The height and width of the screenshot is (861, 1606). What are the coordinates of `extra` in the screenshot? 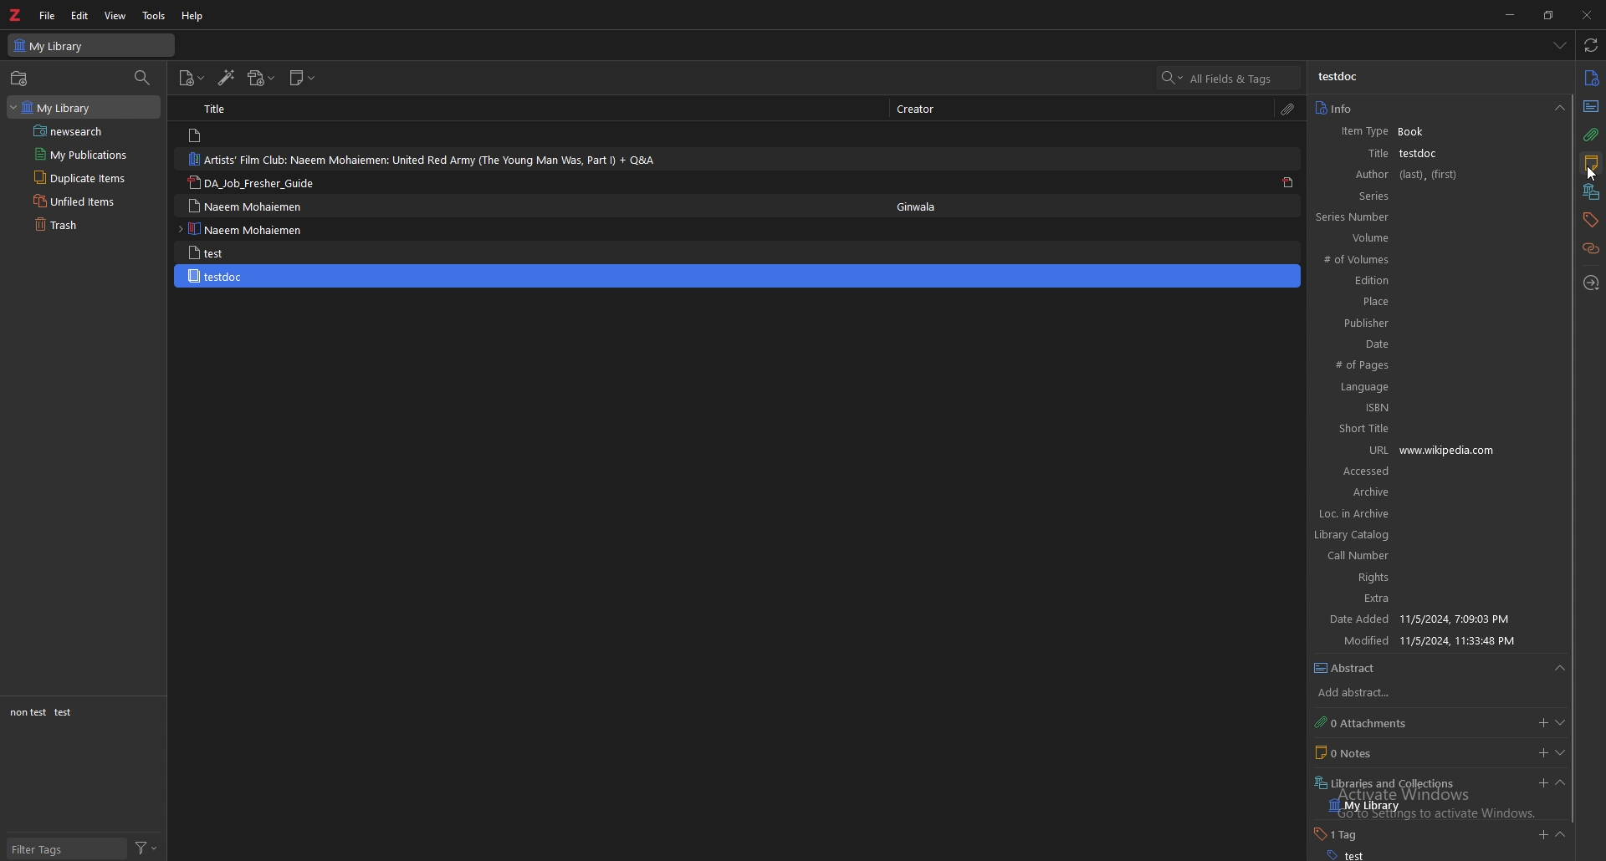 It's located at (1435, 600).